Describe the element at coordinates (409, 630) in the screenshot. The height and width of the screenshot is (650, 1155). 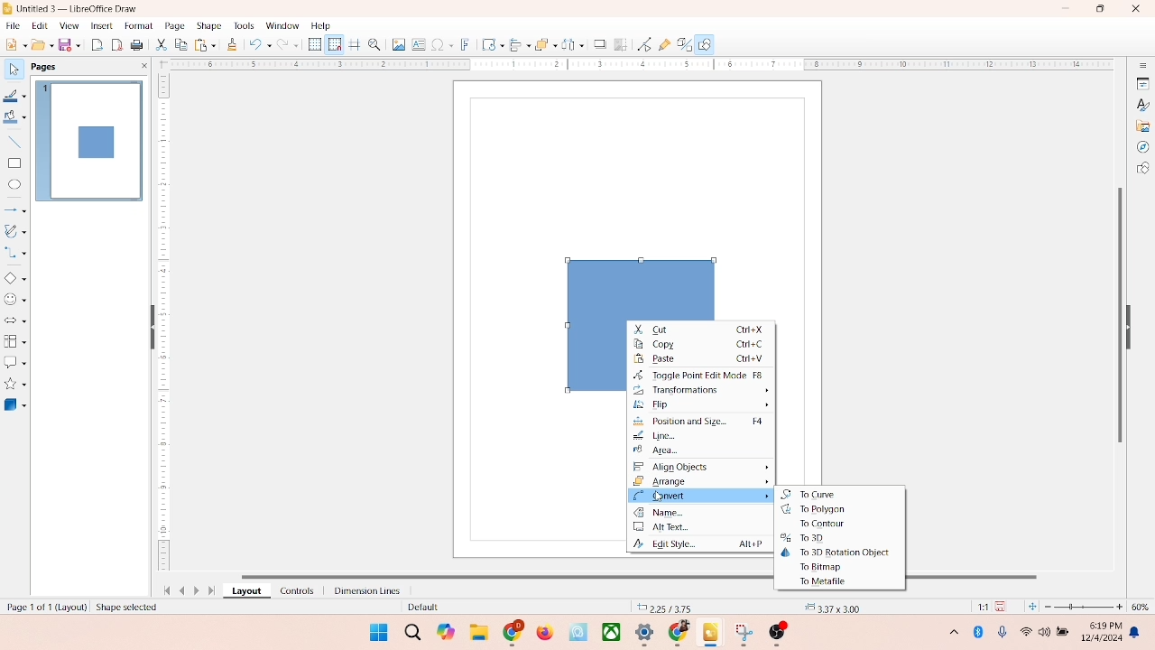
I see `search` at that location.